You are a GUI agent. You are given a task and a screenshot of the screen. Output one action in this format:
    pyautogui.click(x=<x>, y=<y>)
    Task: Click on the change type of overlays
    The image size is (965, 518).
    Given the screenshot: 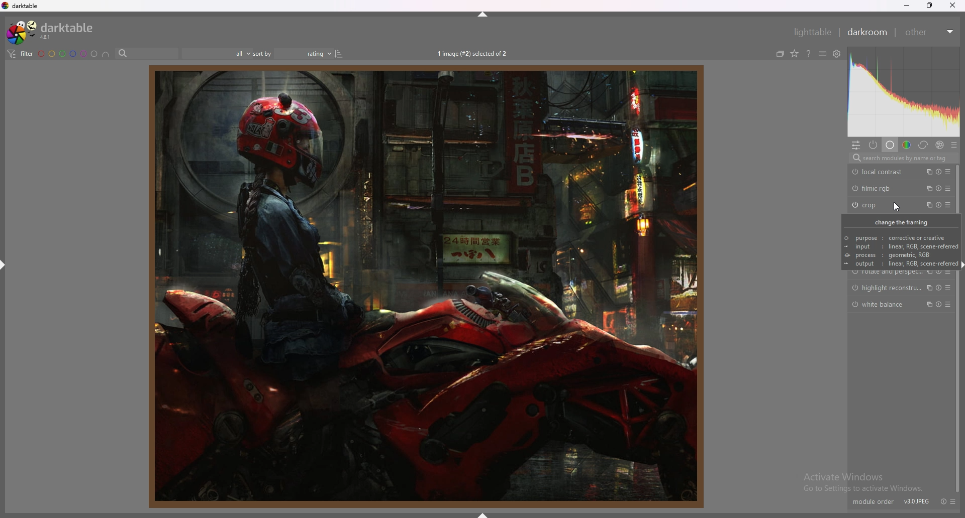 What is the action you would take?
    pyautogui.click(x=794, y=54)
    